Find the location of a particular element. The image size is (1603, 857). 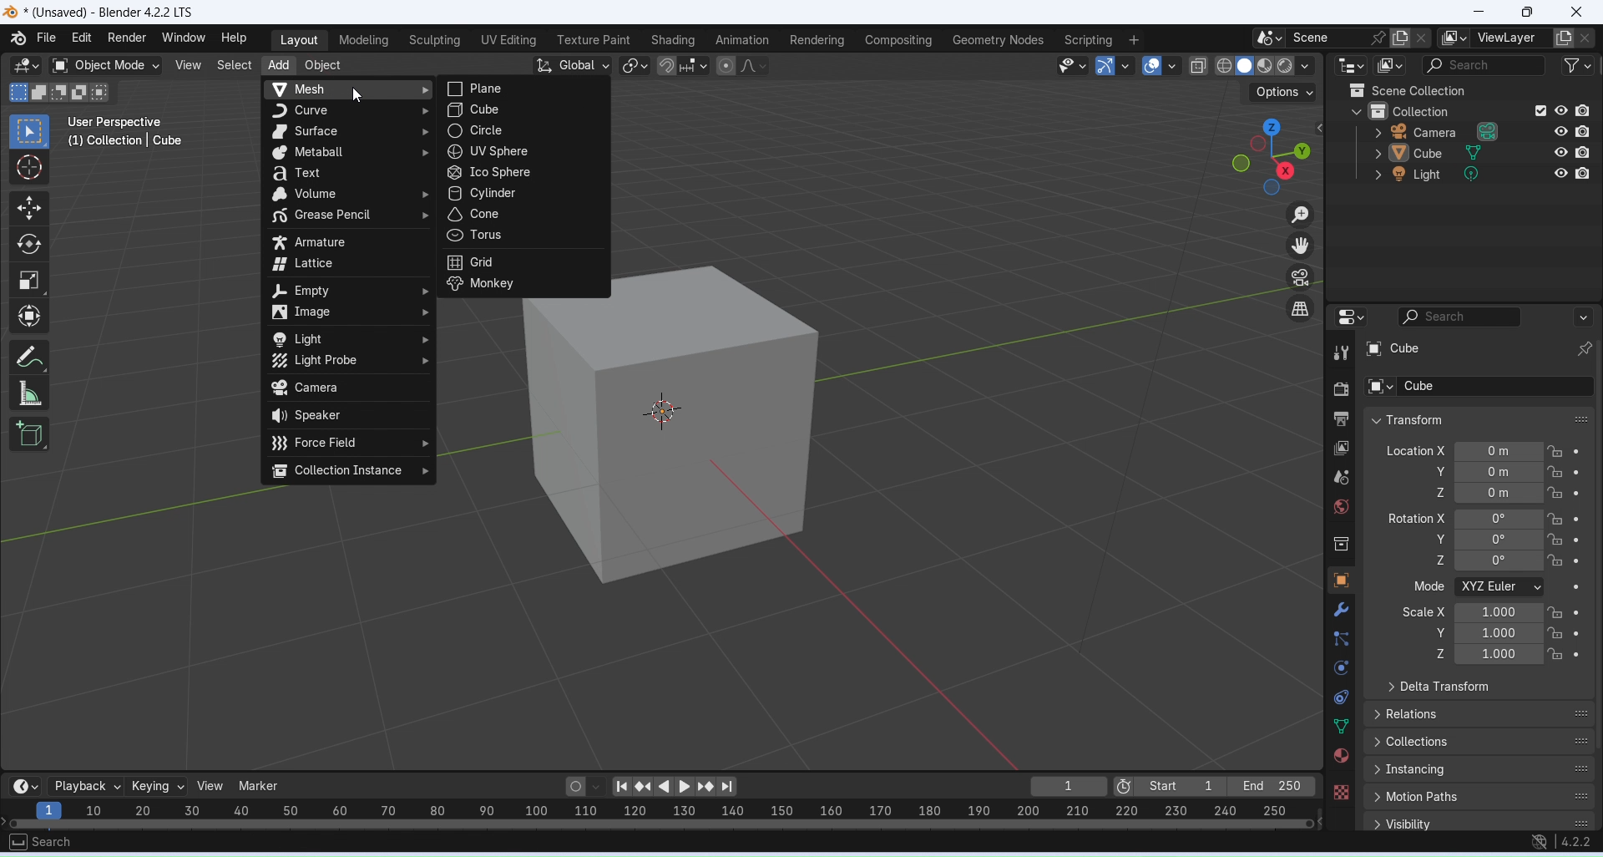

Measure is located at coordinates (31, 394).